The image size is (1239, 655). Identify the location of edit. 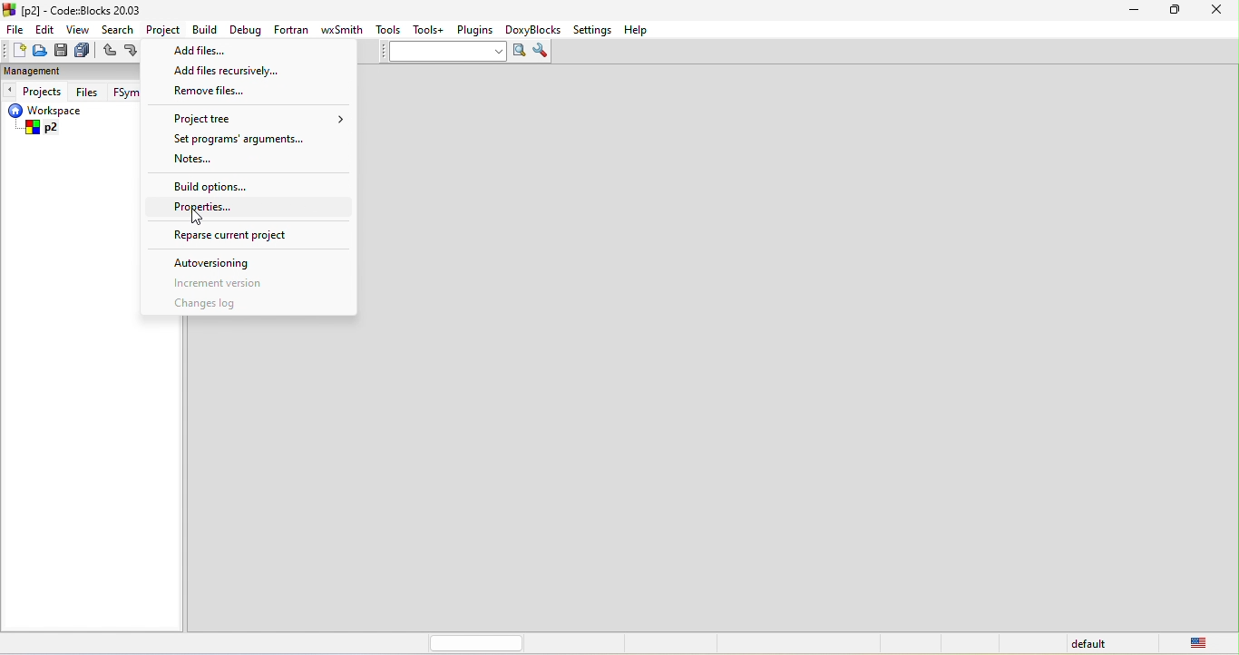
(46, 31).